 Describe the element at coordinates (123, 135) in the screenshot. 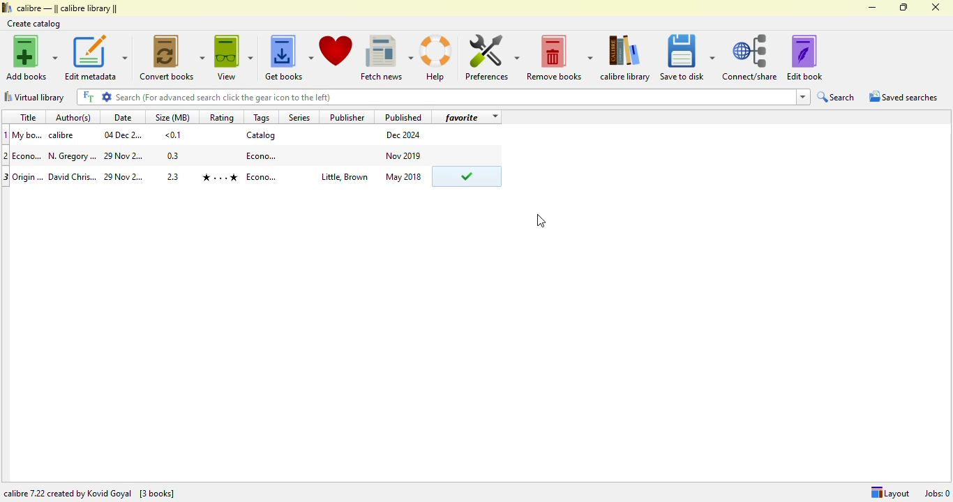

I see `date` at that location.